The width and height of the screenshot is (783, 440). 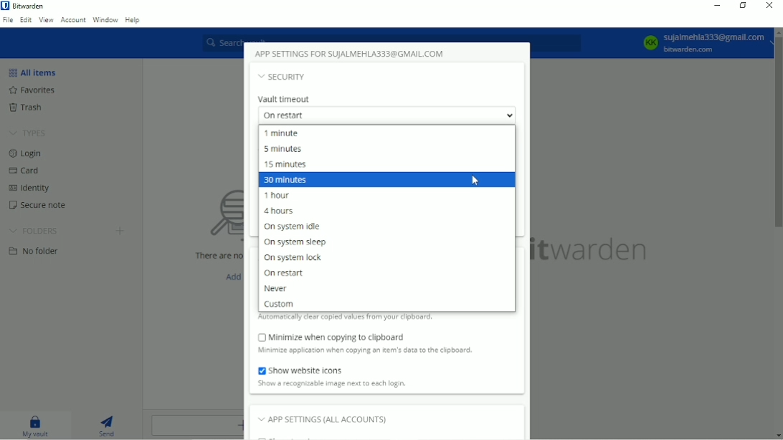 I want to click on Trash, so click(x=28, y=107).